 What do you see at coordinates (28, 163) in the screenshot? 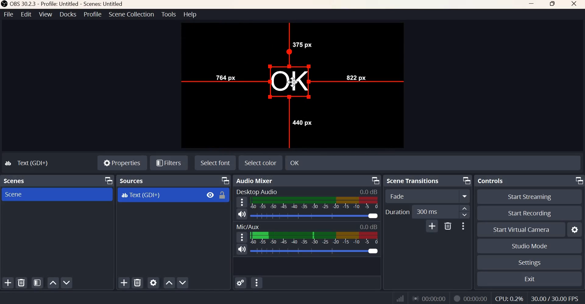
I see `Text(GDI+)` at bounding box center [28, 163].